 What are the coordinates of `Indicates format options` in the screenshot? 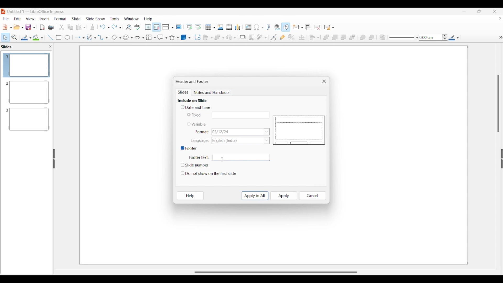 It's located at (202, 132).